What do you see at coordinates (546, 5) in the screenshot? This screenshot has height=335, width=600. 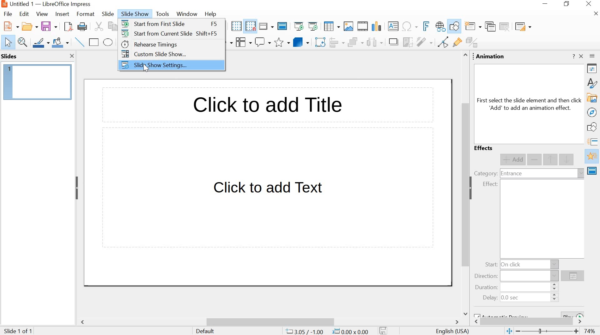 I see `minimize` at bounding box center [546, 5].